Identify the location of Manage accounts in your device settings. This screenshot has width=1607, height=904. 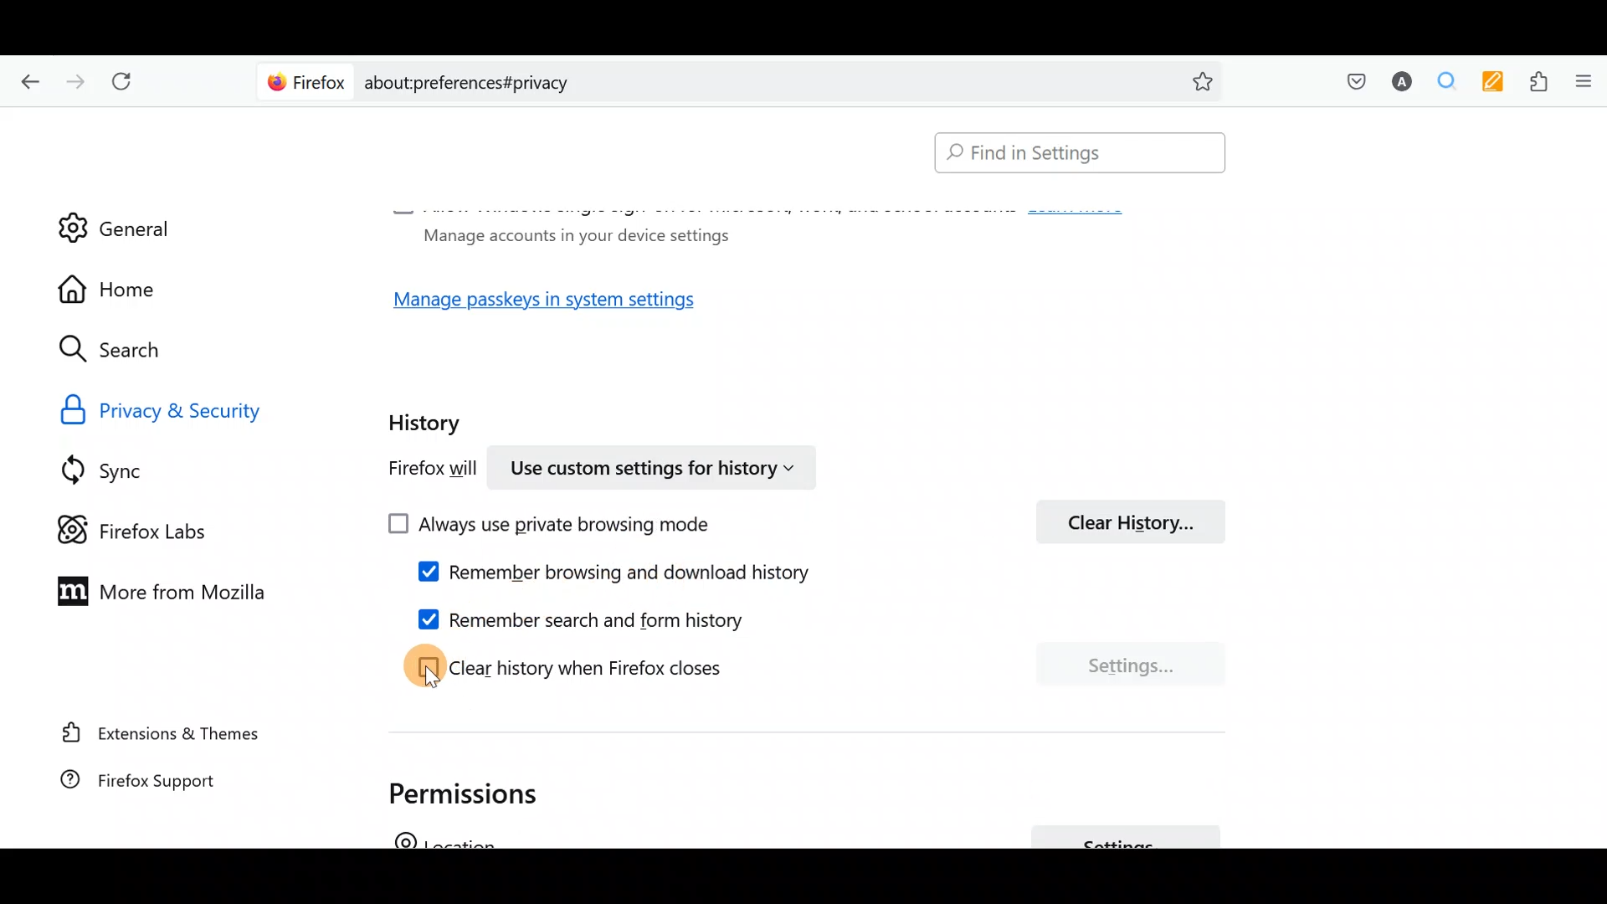
(571, 234).